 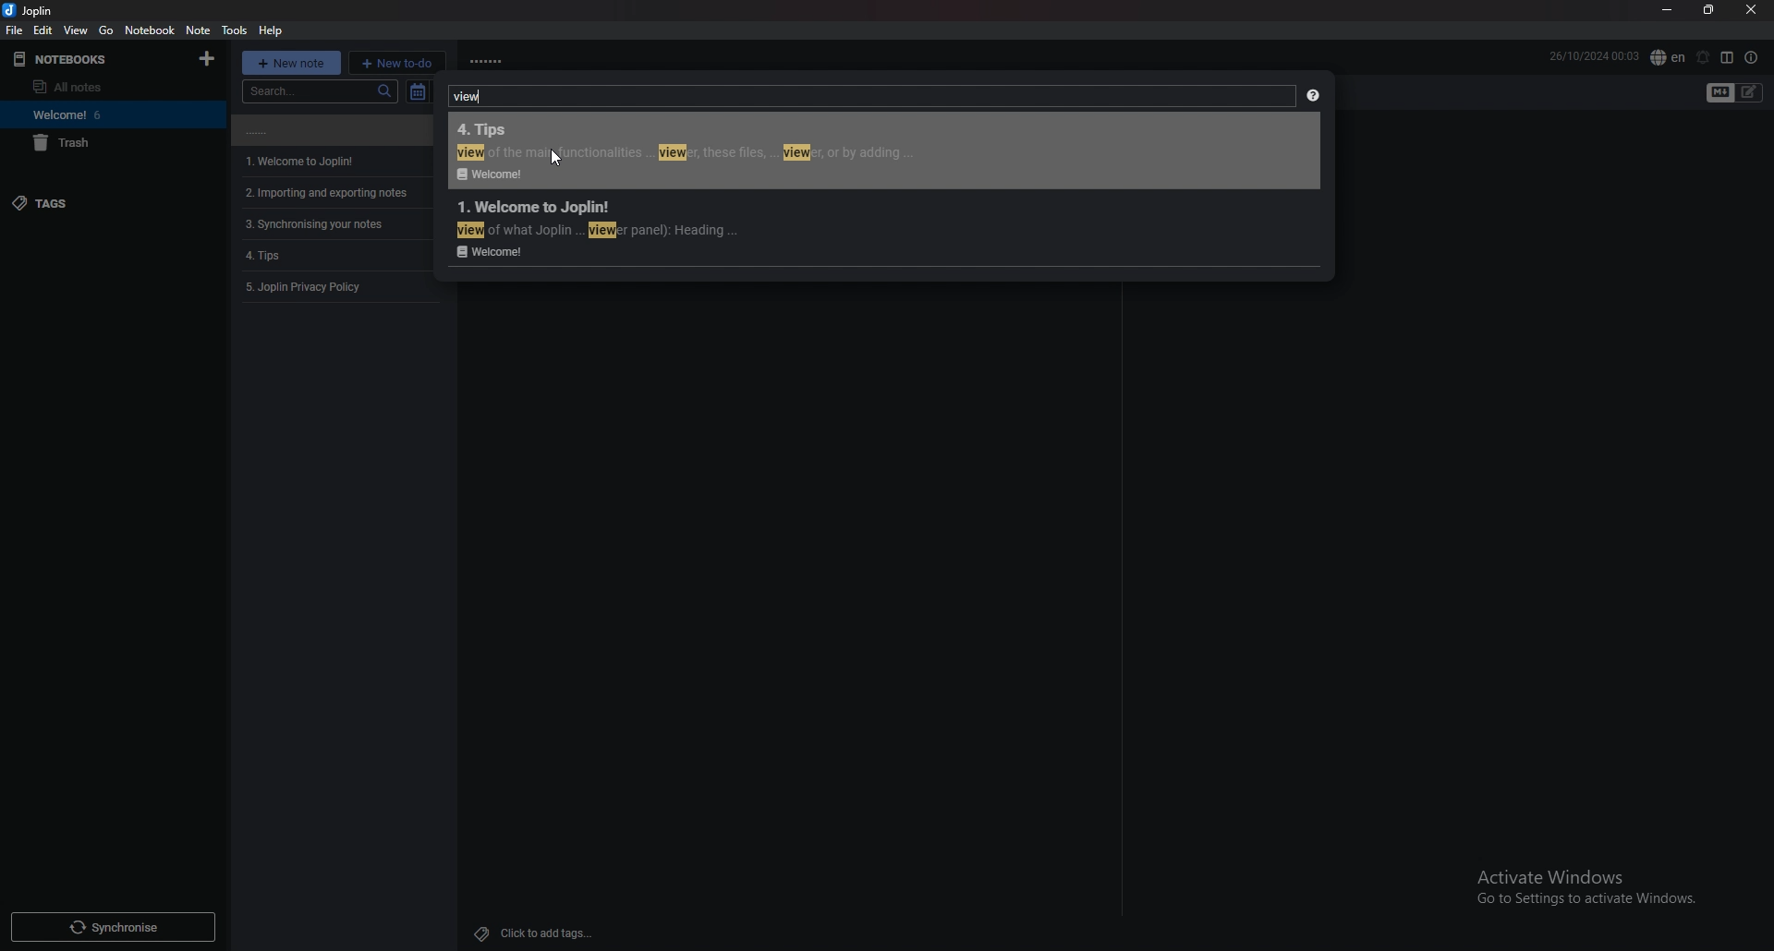 I want to click on , so click(x=533, y=933).